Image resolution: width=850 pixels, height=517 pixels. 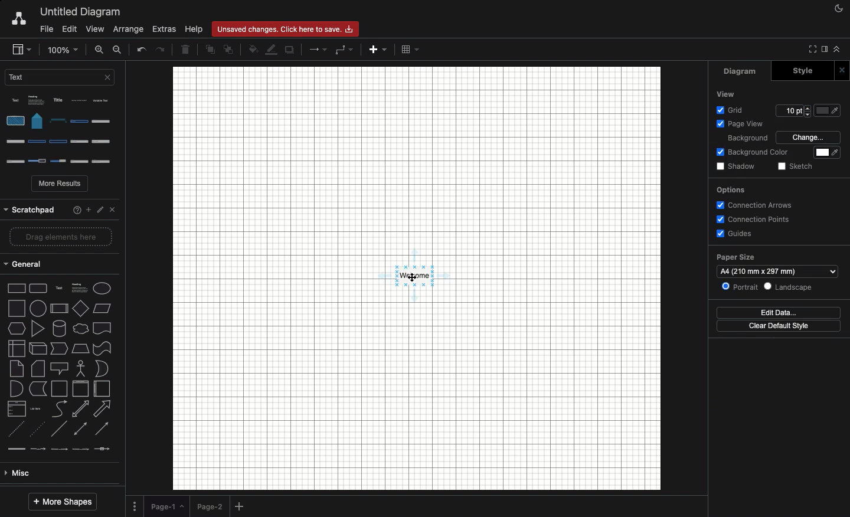 I want to click on Fill color, so click(x=251, y=50).